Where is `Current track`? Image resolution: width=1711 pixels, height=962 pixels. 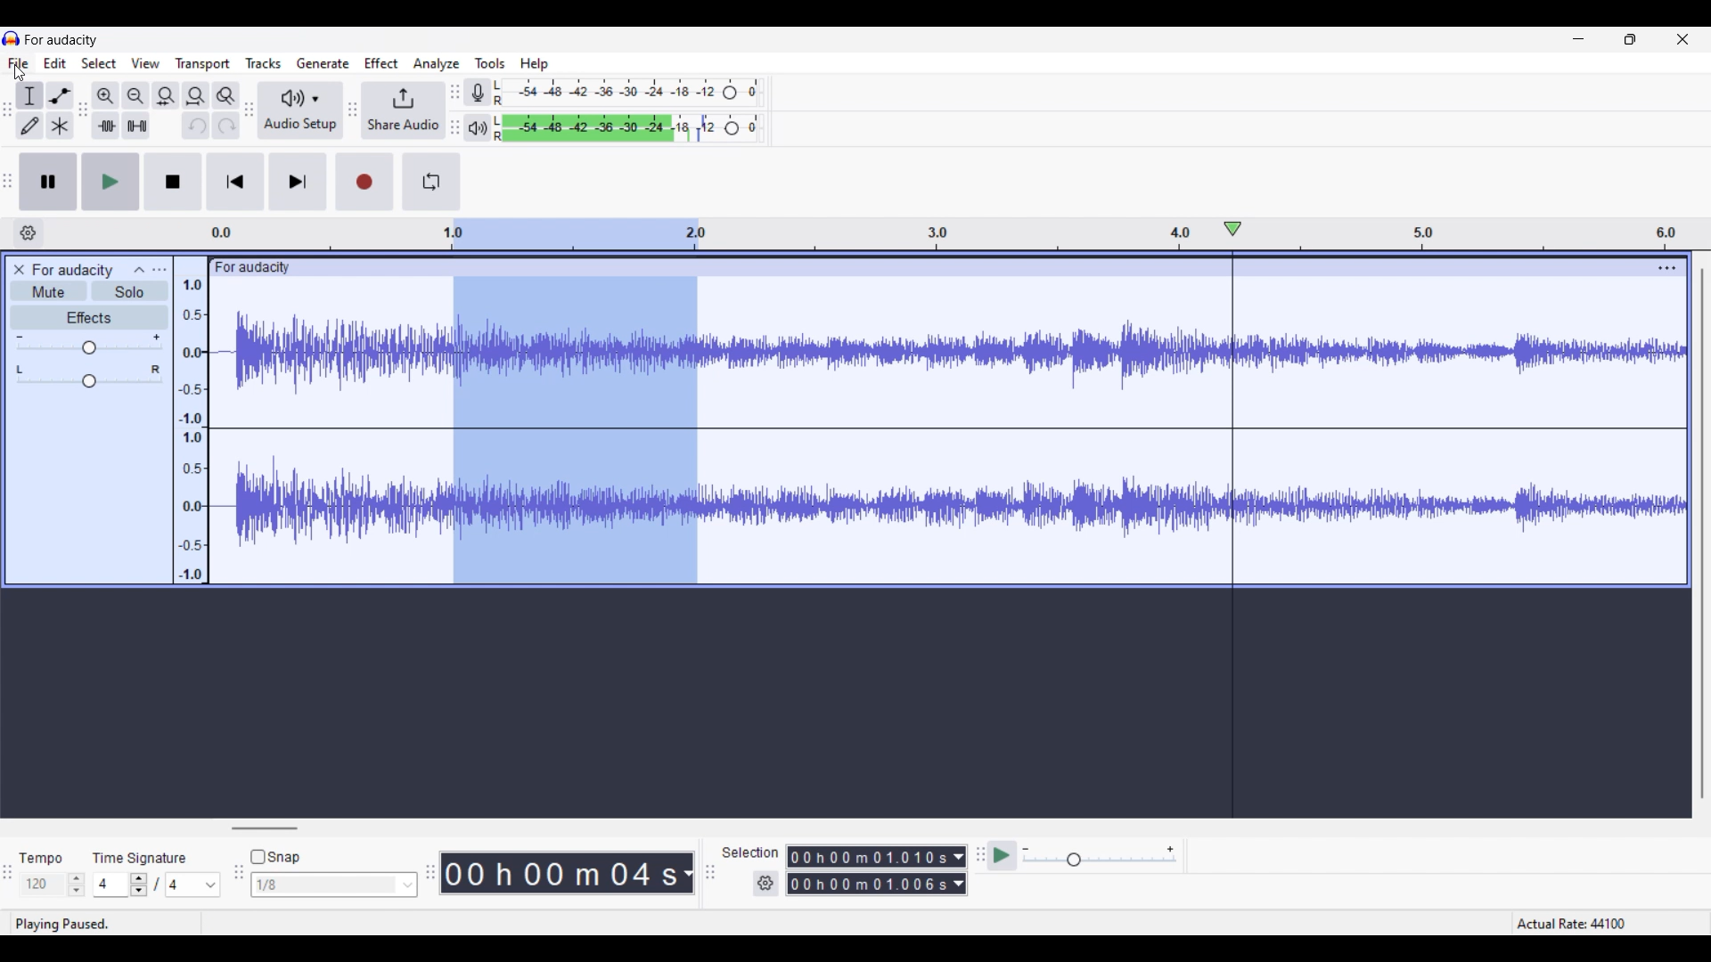 Current track is located at coordinates (328, 422).